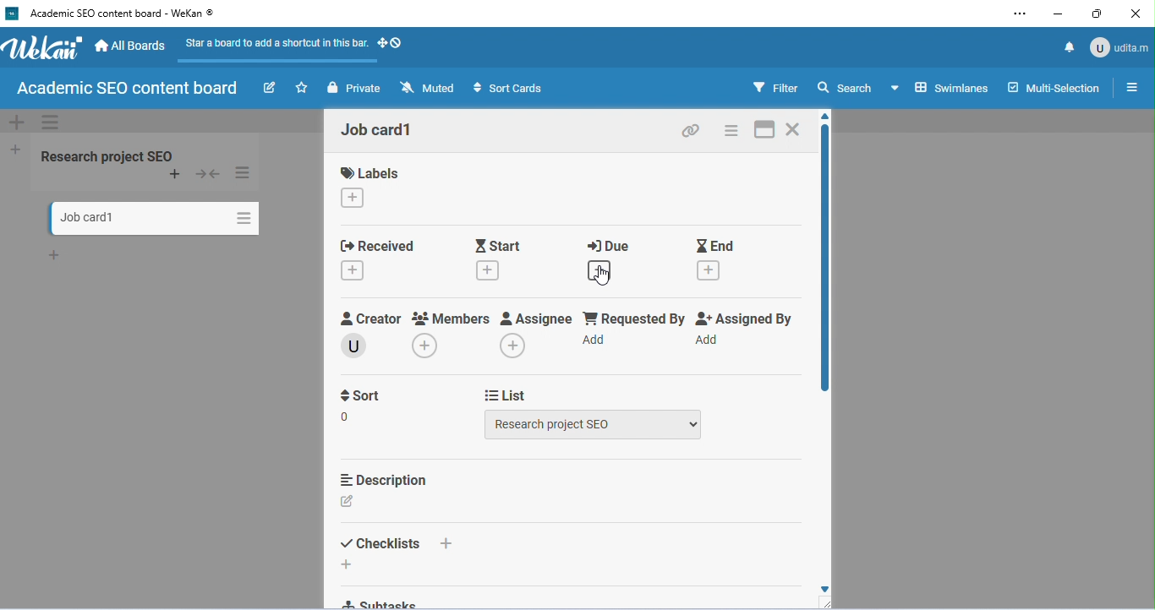 Image resolution: width=1155 pixels, height=610 pixels. What do you see at coordinates (823, 261) in the screenshot?
I see `vertical scroll bar` at bounding box center [823, 261].